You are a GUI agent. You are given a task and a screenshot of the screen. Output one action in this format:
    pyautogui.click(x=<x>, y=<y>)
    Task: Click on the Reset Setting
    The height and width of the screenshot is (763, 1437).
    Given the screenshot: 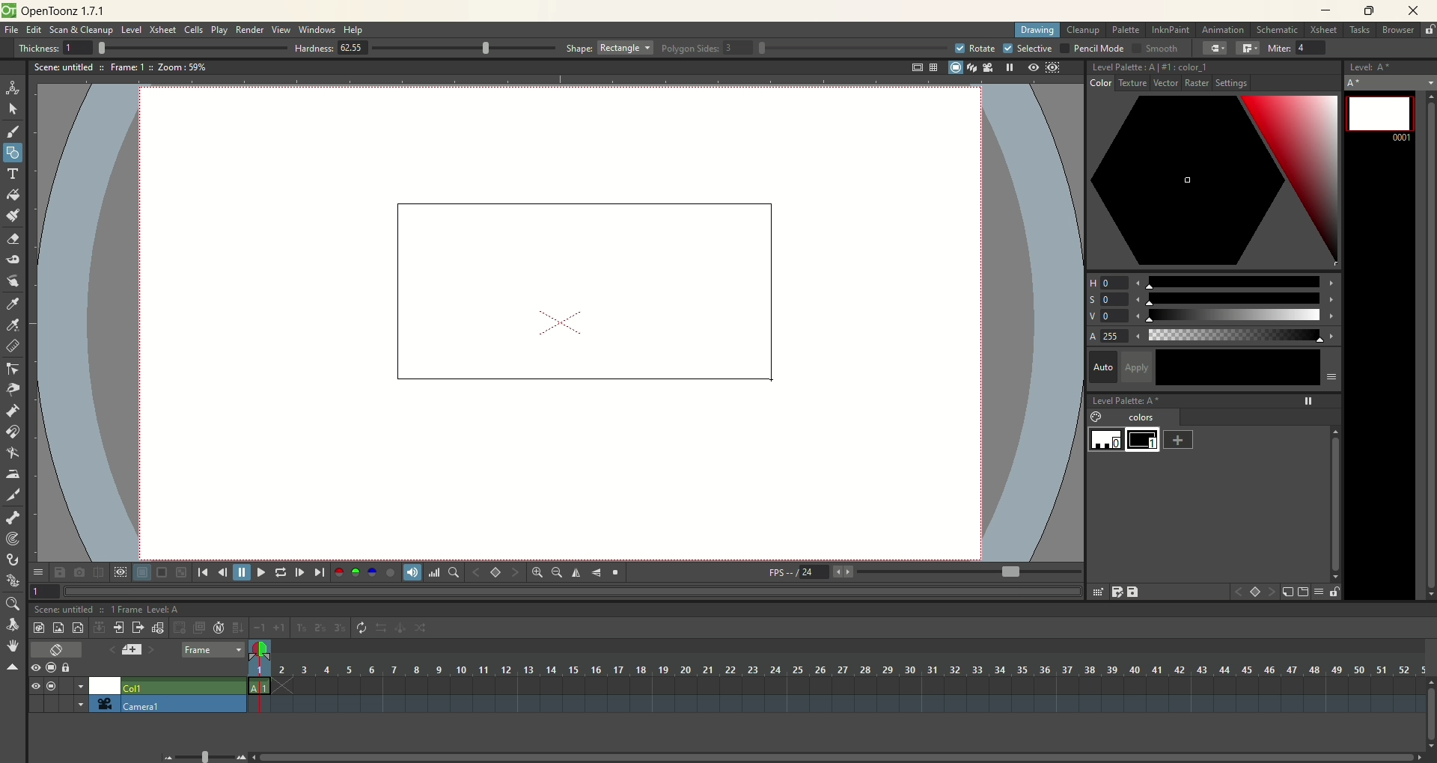 What is the action you would take?
    pyautogui.click(x=1226, y=85)
    